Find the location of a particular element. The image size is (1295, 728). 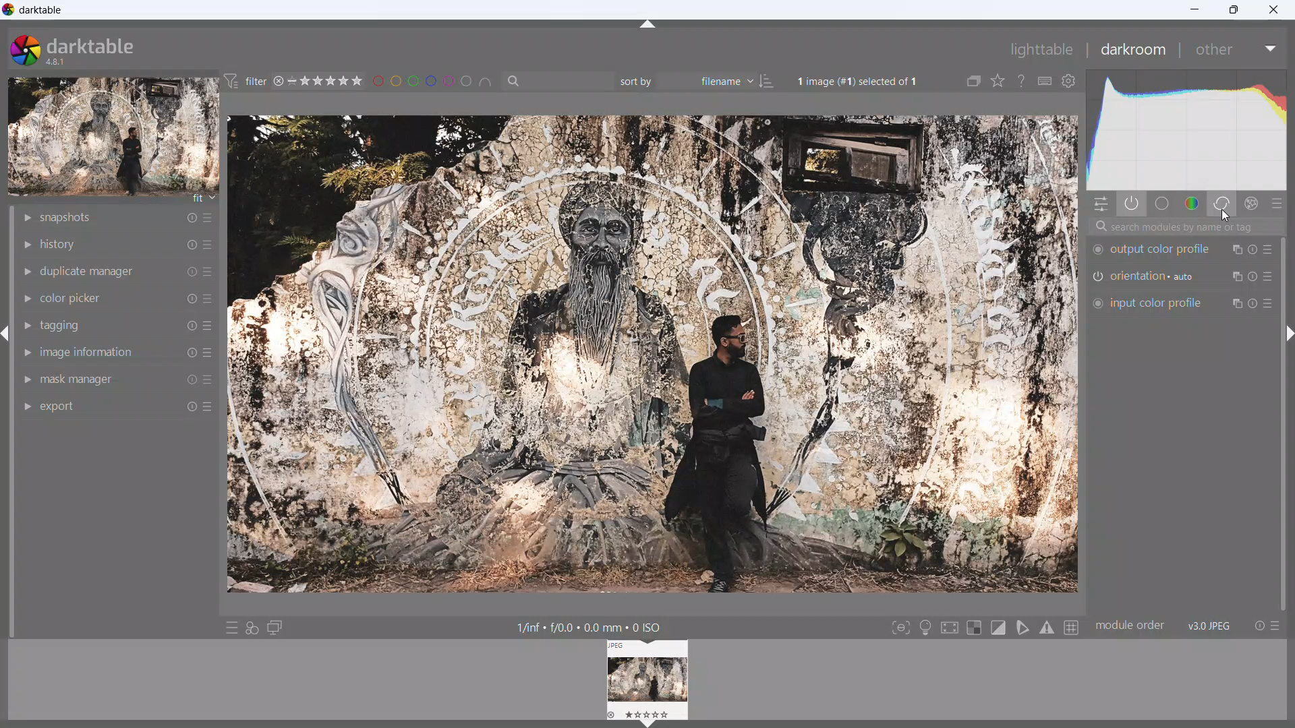

scrollbar is located at coordinates (1282, 424).